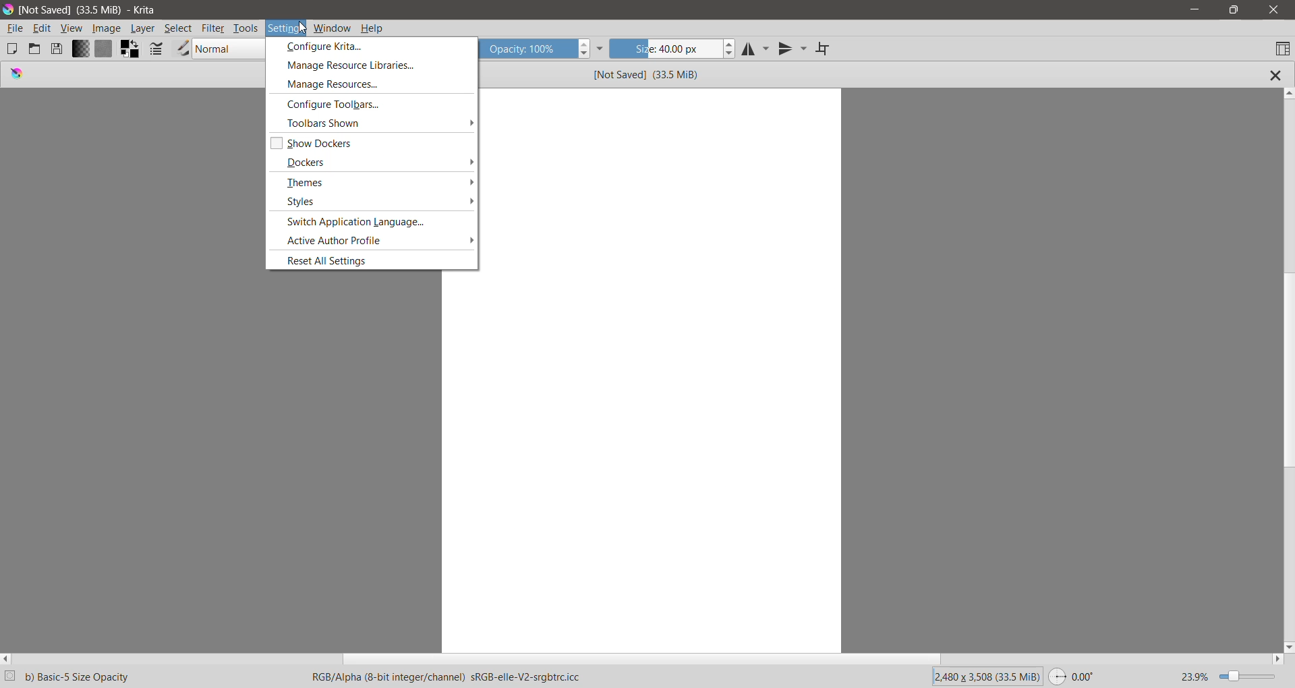 The image size is (1295, 688). Describe the element at coordinates (1282, 49) in the screenshot. I see `Choose workspace` at that location.